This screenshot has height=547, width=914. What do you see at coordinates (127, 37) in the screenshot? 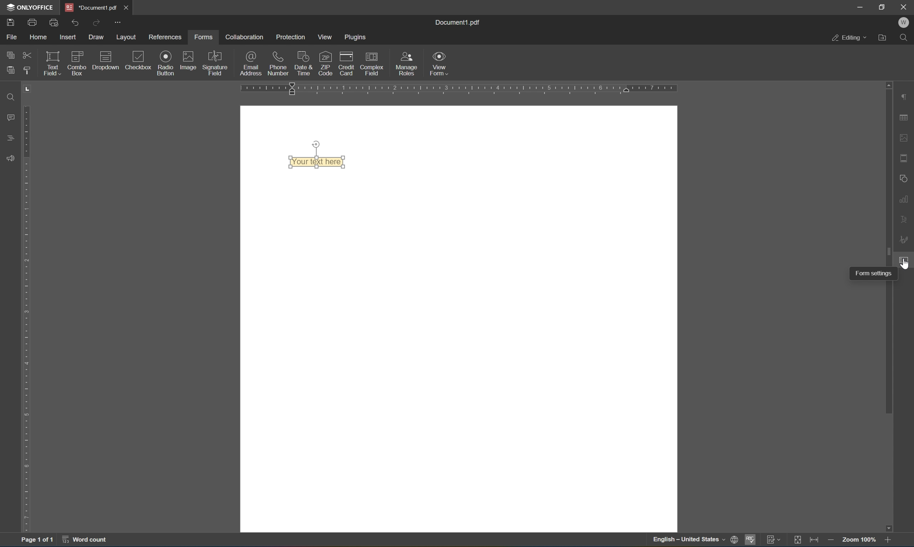
I see `layout` at bounding box center [127, 37].